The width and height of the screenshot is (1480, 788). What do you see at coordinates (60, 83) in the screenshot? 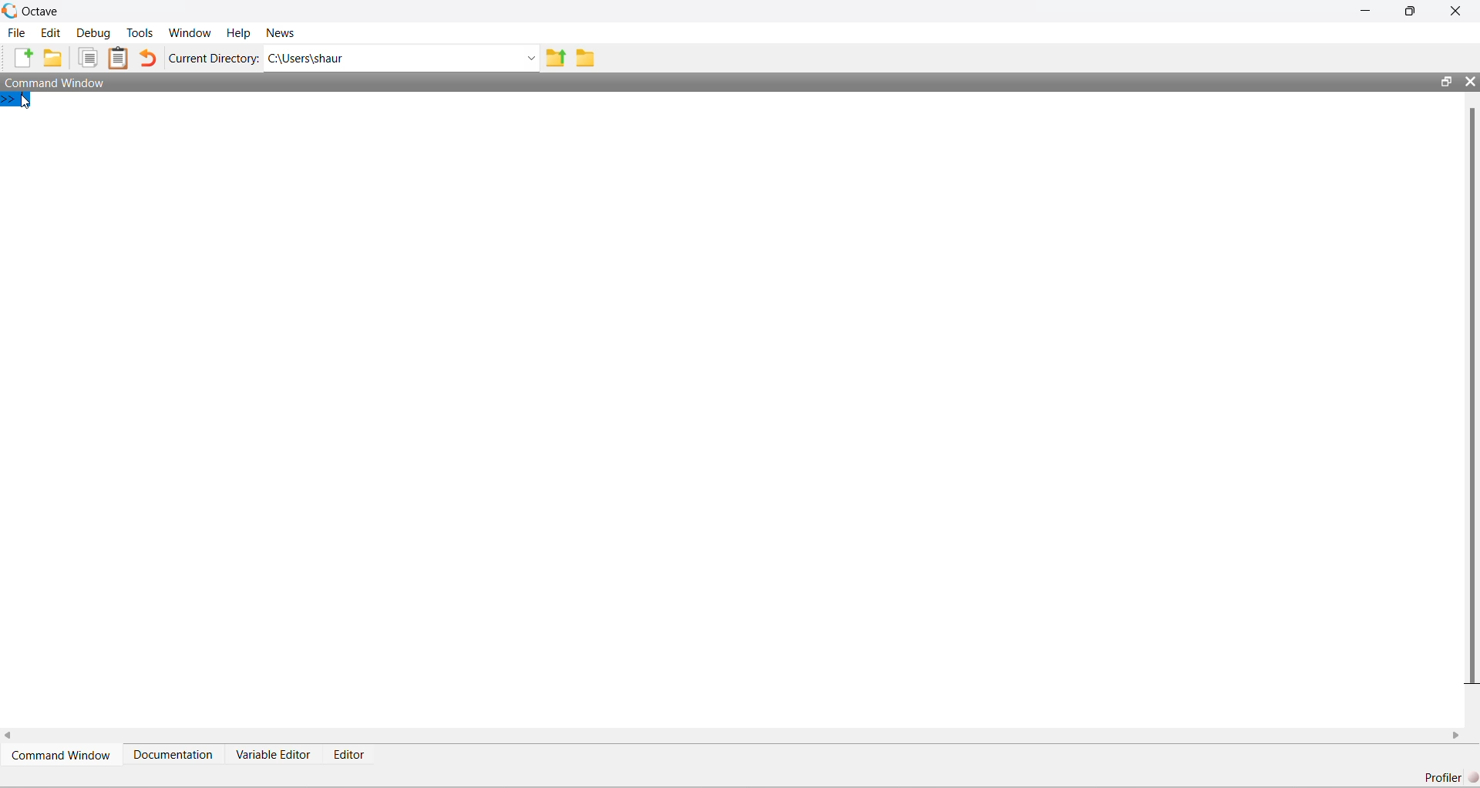
I see `Command Window` at bounding box center [60, 83].